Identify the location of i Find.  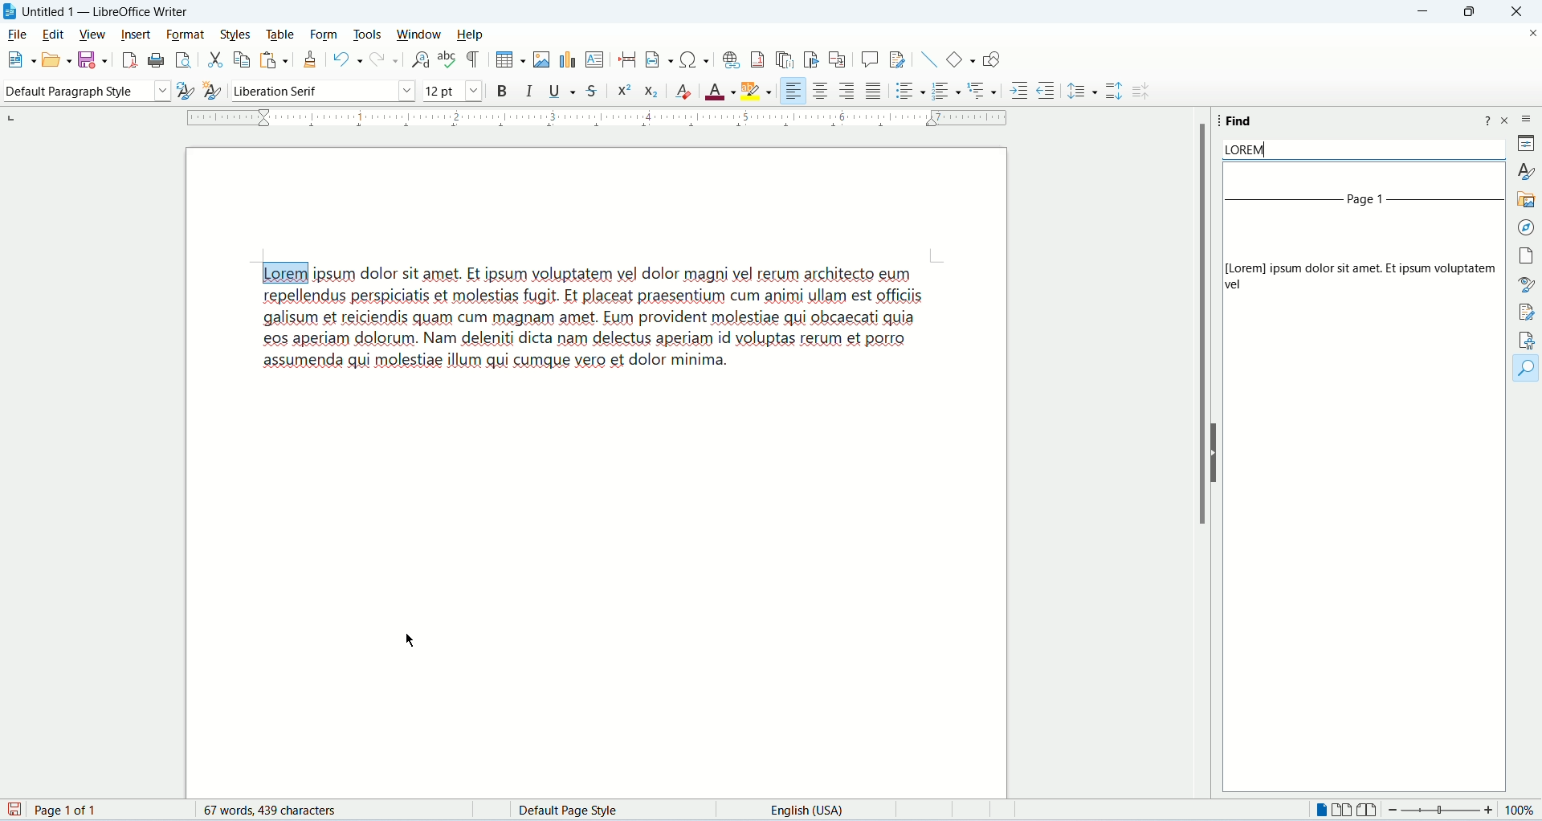
(1239, 117).